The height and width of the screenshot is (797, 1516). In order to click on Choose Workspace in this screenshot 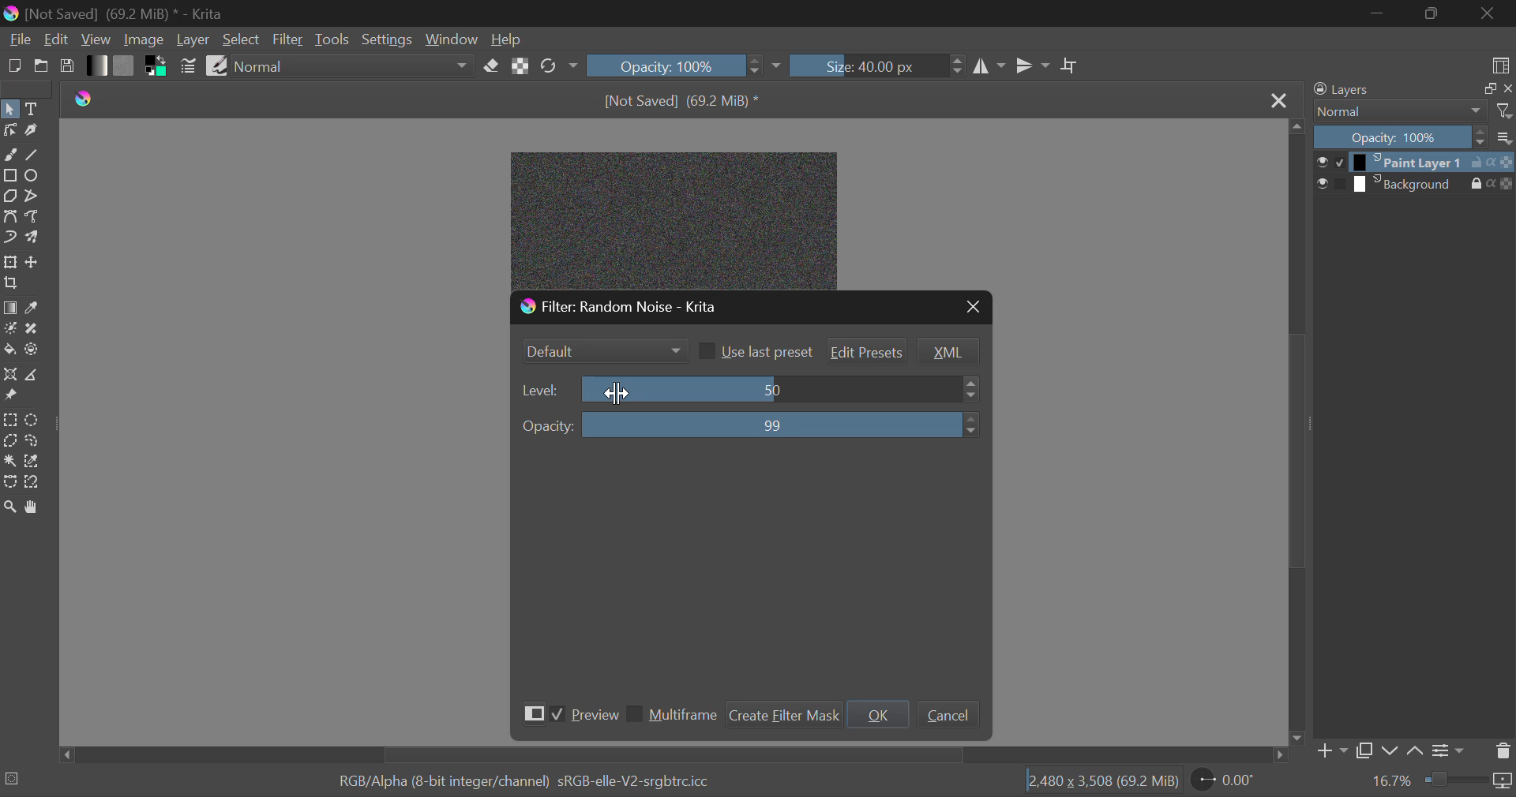, I will do `click(1499, 64)`.